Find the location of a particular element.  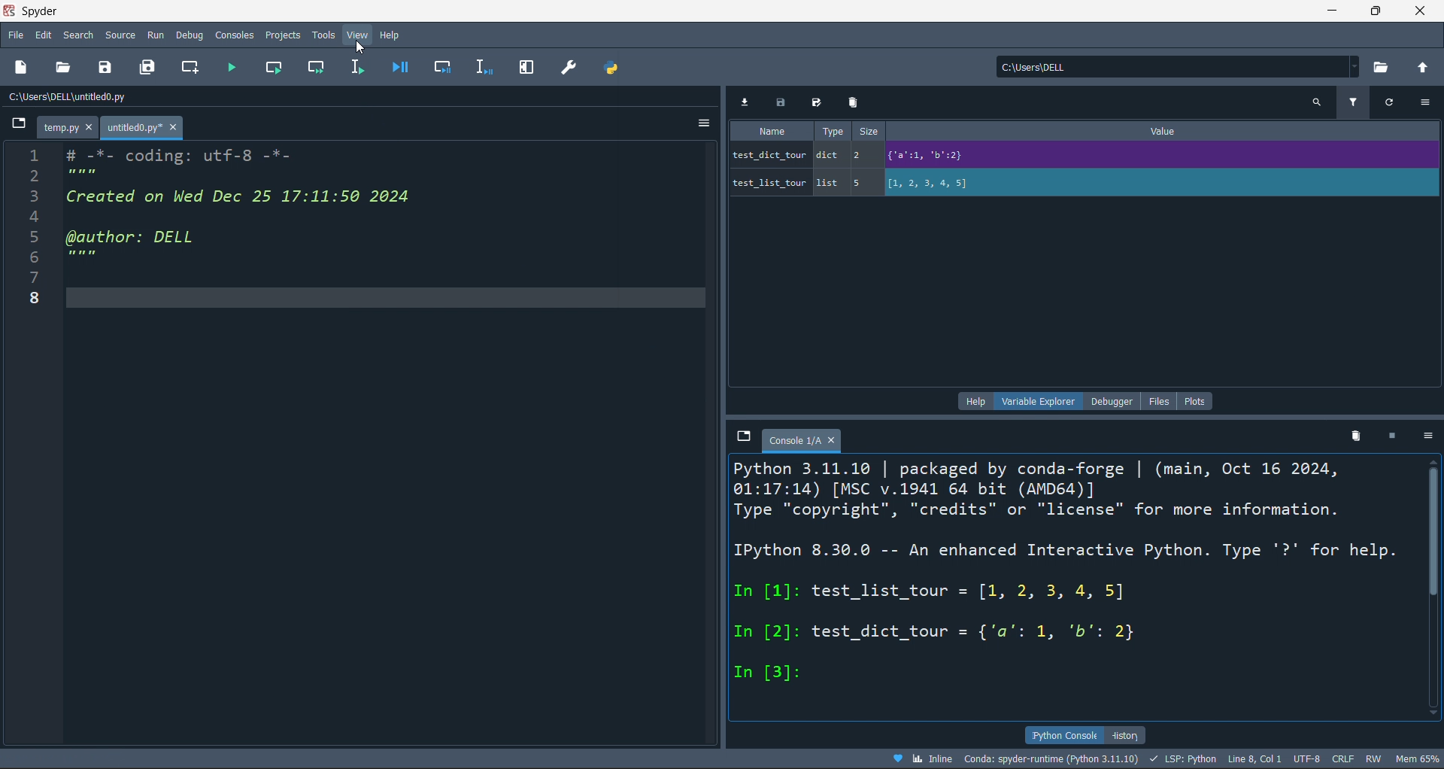

more options is located at coordinates (1430, 436).